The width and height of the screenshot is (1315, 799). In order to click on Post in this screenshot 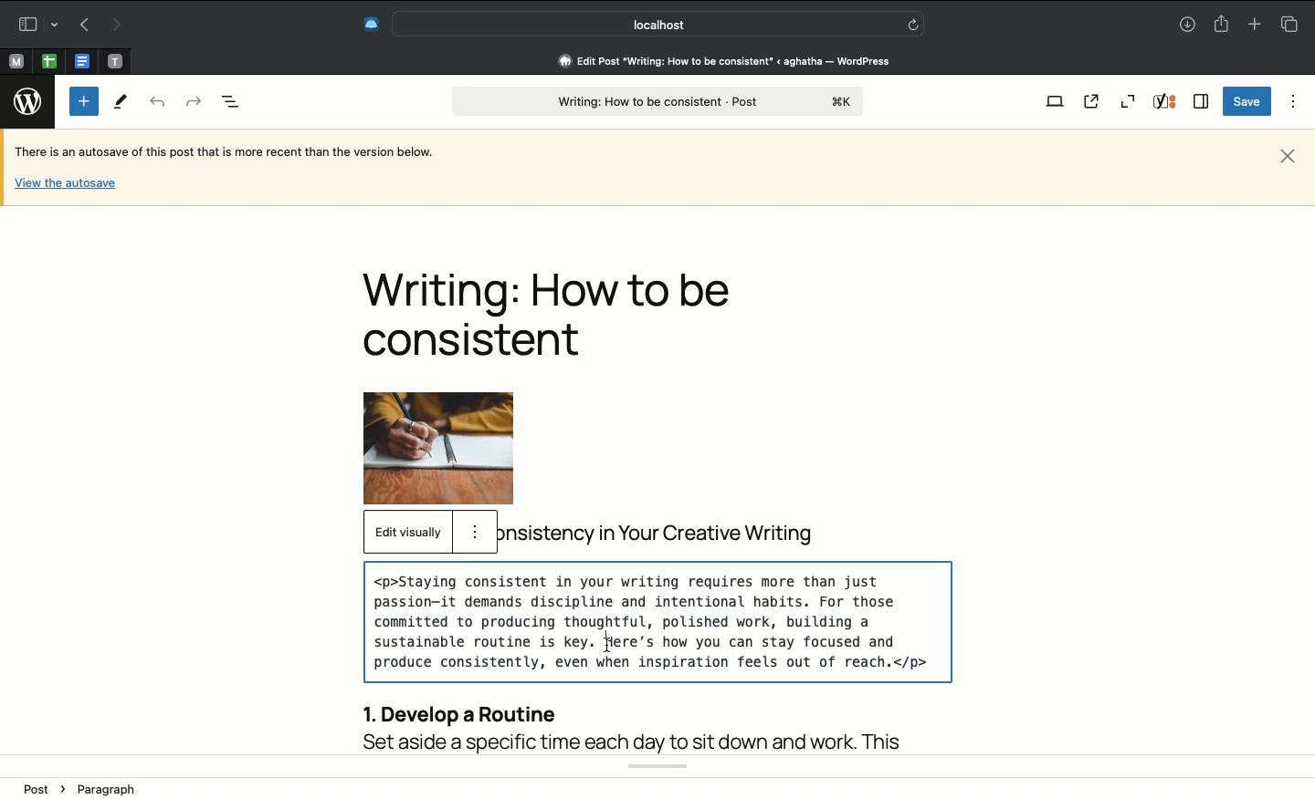, I will do `click(657, 102)`.